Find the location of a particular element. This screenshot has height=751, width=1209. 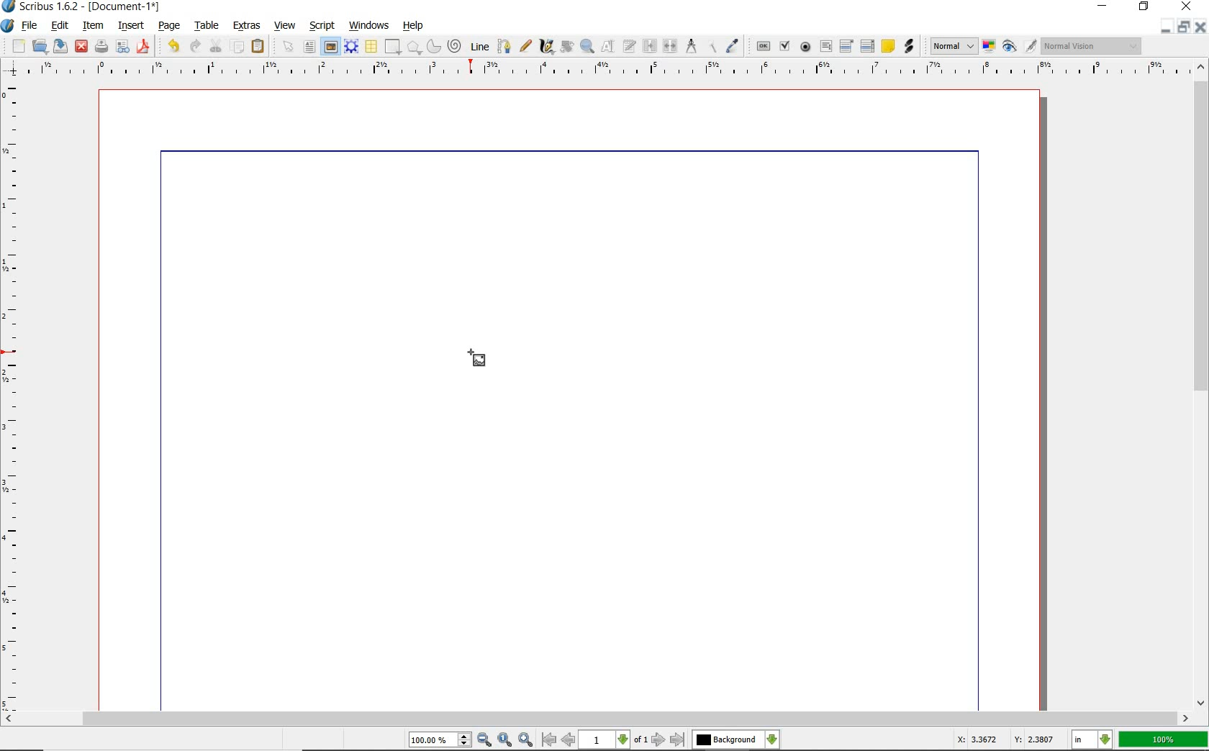

preview mode is located at coordinates (1018, 45).